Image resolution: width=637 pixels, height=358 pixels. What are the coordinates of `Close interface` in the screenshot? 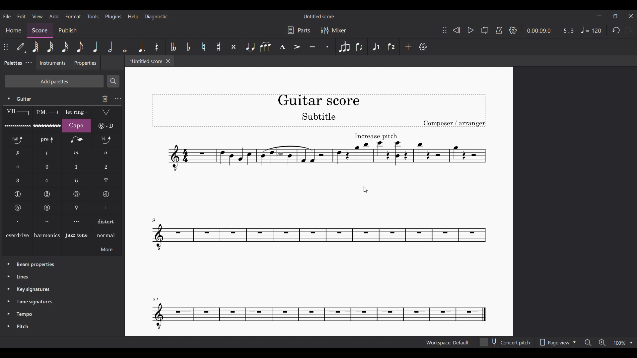 It's located at (631, 16).